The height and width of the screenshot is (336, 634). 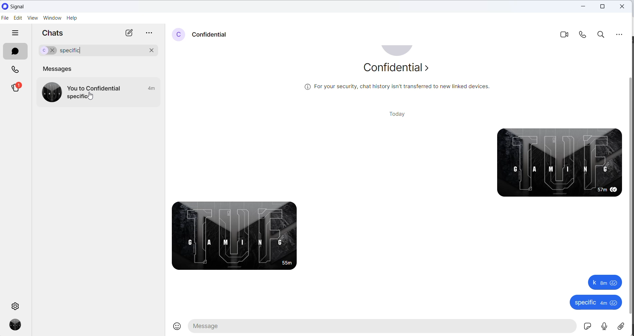 What do you see at coordinates (603, 7) in the screenshot?
I see `maximize` at bounding box center [603, 7].